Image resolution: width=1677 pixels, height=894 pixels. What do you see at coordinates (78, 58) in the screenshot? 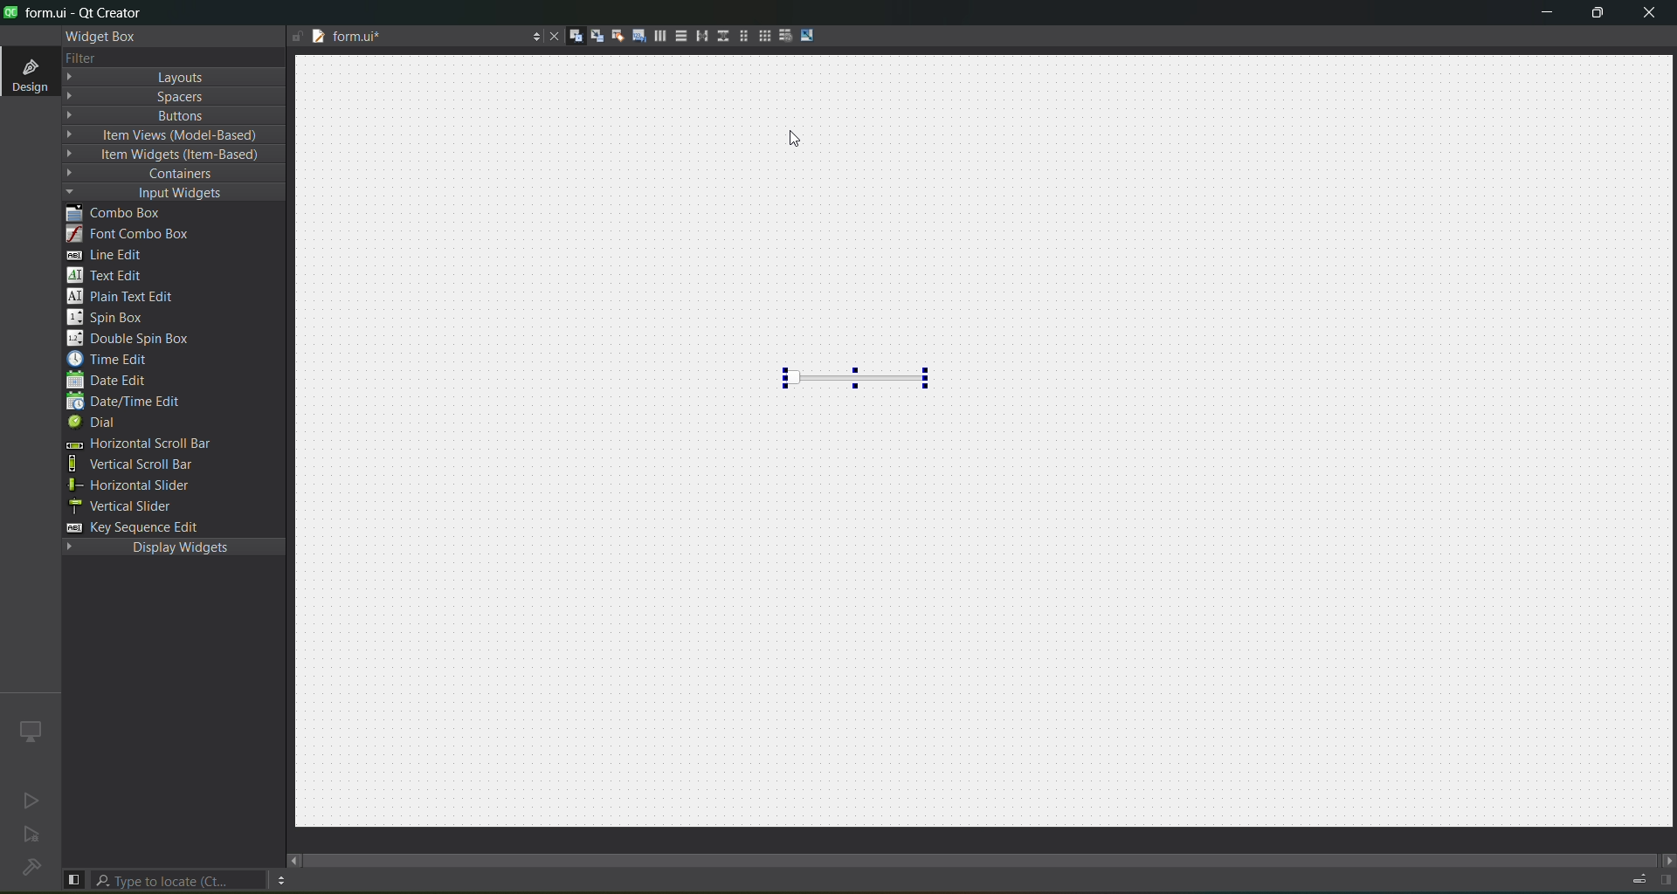
I see `filter` at bounding box center [78, 58].